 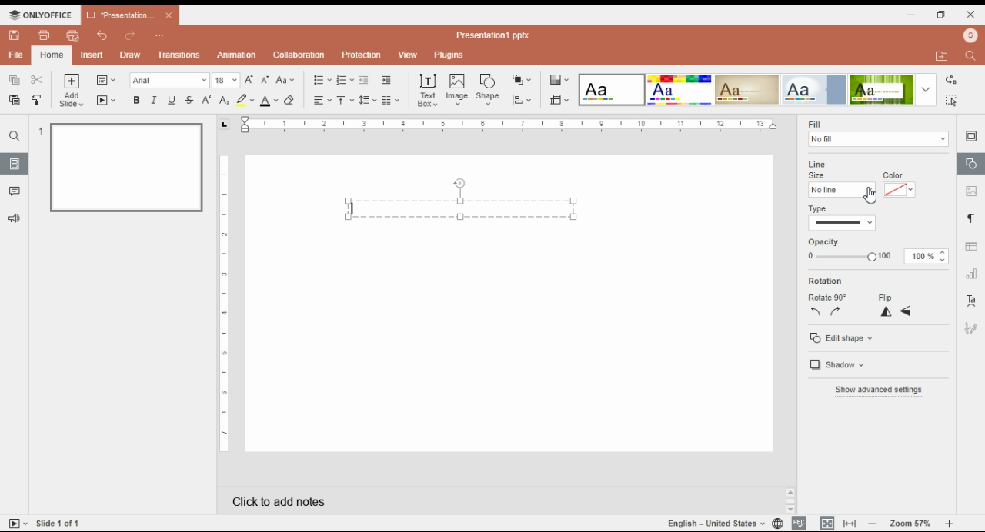 I want to click on close window, so click(x=970, y=14).